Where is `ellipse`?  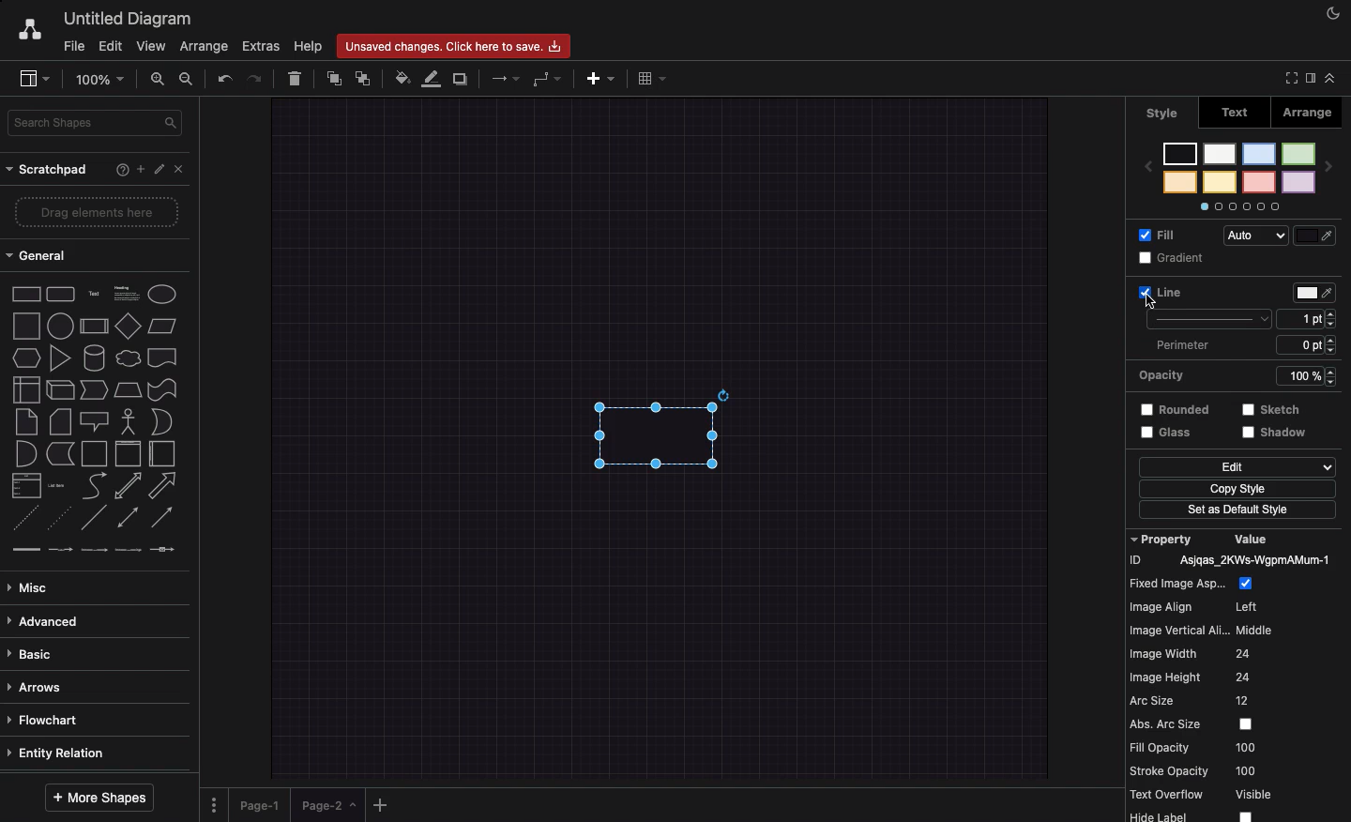
ellipse is located at coordinates (162, 291).